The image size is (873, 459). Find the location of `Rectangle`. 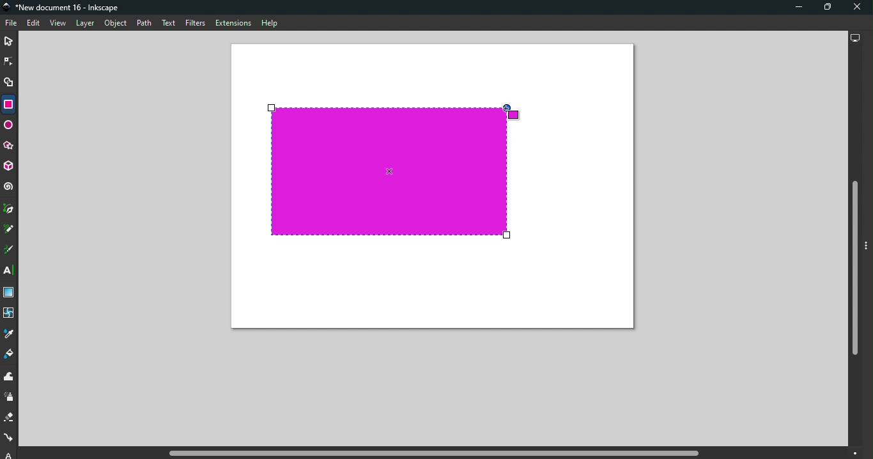

Rectangle is located at coordinates (389, 173).